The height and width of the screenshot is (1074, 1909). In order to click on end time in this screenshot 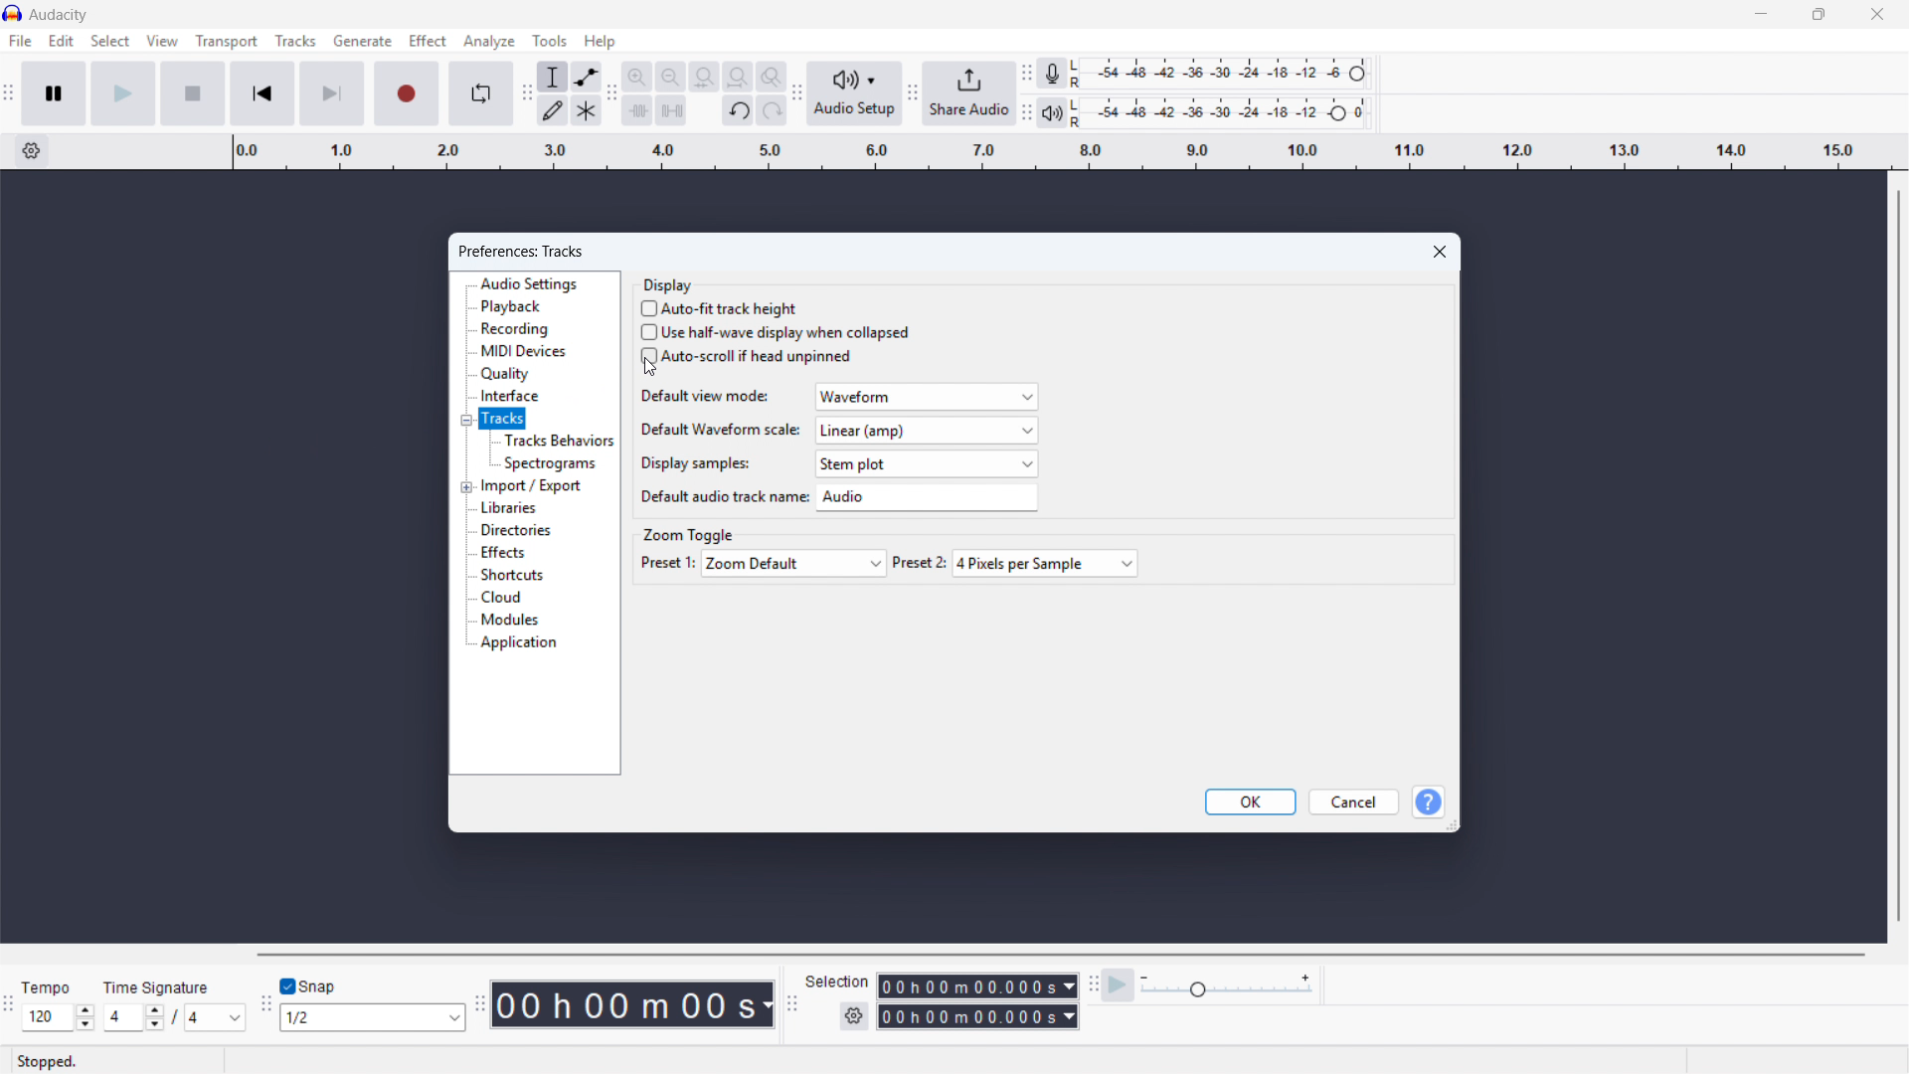, I will do `click(978, 1017)`.